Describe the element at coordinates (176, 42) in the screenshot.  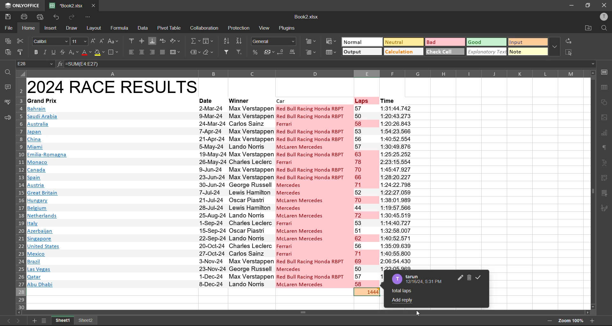
I see `orientation` at that location.